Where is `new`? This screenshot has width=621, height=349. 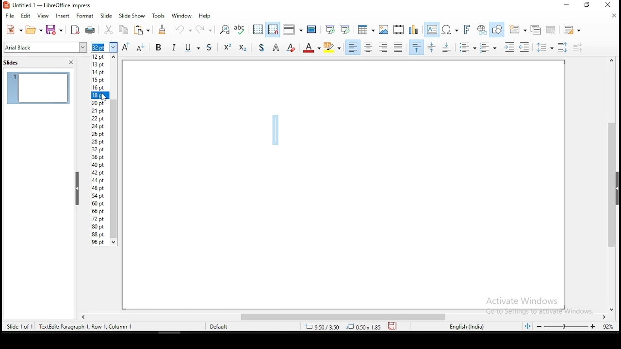
new is located at coordinates (14, 30).